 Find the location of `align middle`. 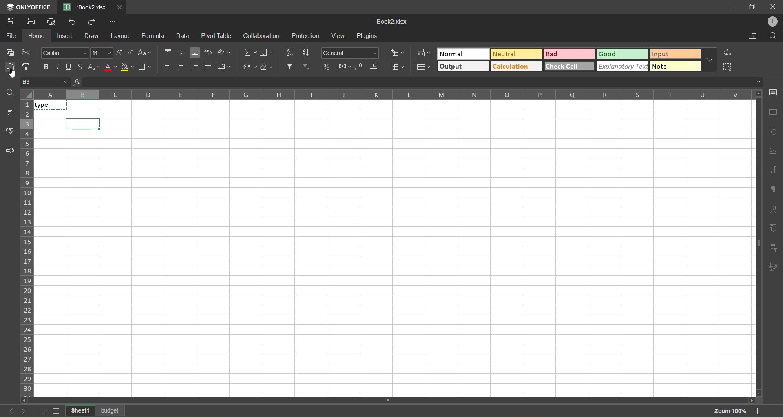

align middle is located at coordinates (179, 51).